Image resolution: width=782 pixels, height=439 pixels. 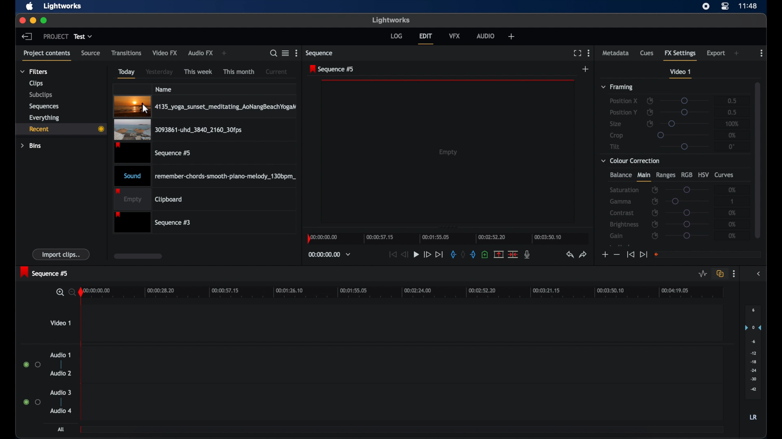 I want to click on decrement, so click(x=617, y=255).